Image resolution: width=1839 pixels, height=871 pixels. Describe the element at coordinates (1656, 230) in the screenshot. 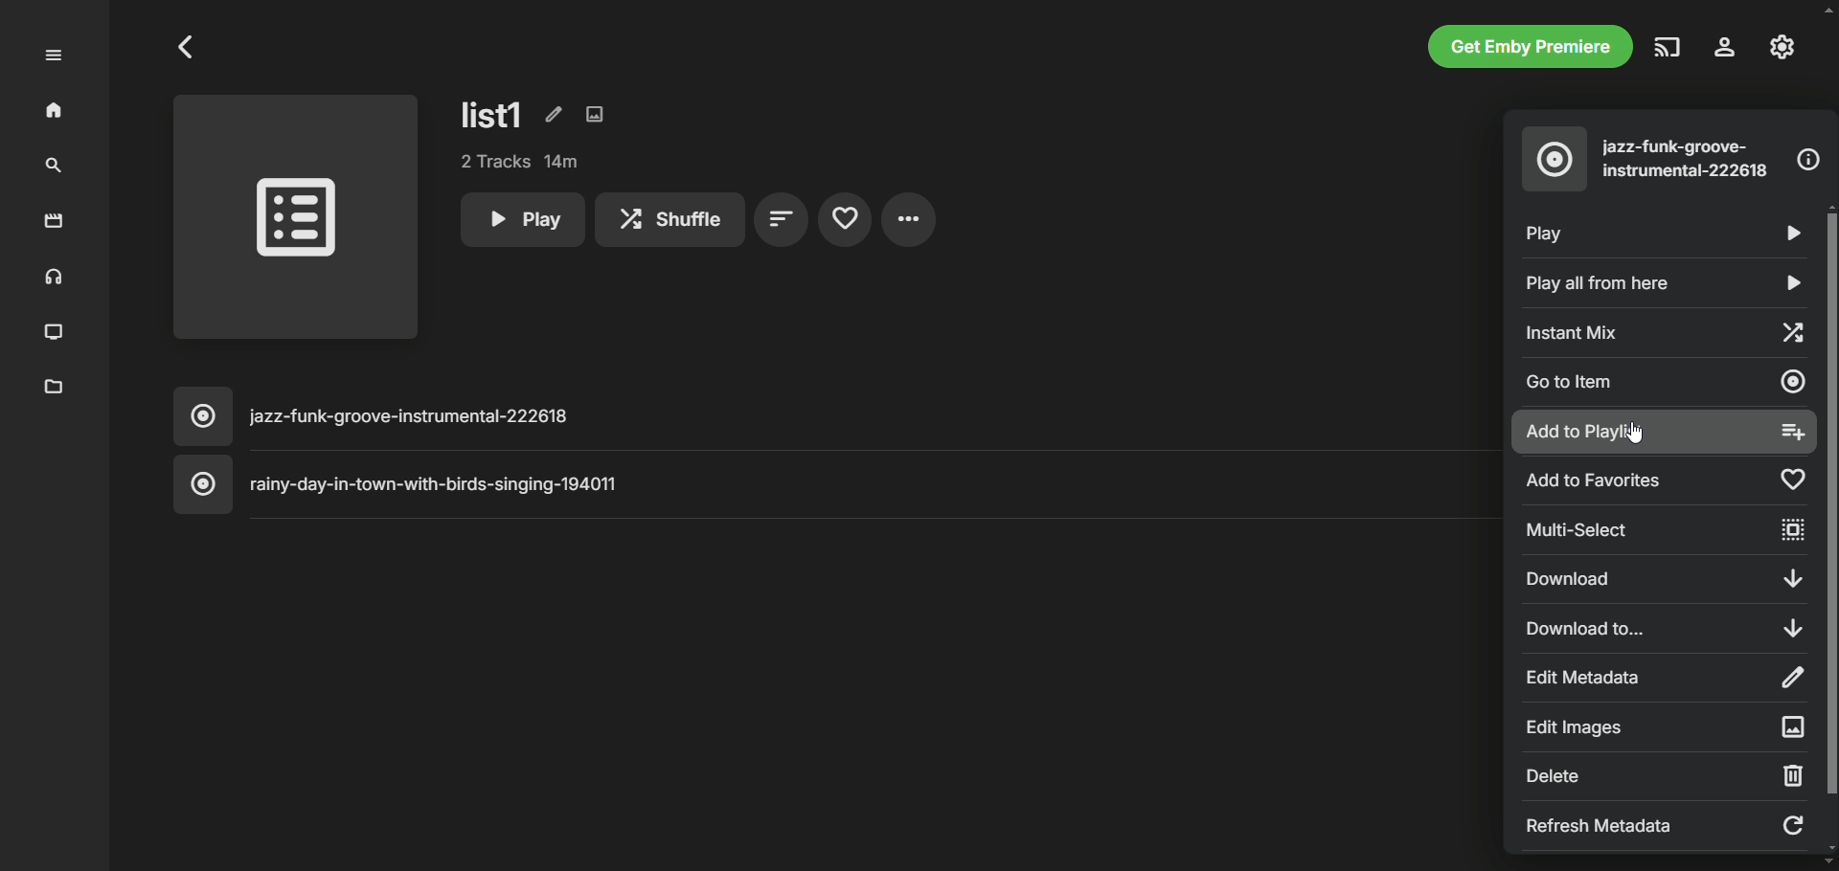

I see `paly` at that location.